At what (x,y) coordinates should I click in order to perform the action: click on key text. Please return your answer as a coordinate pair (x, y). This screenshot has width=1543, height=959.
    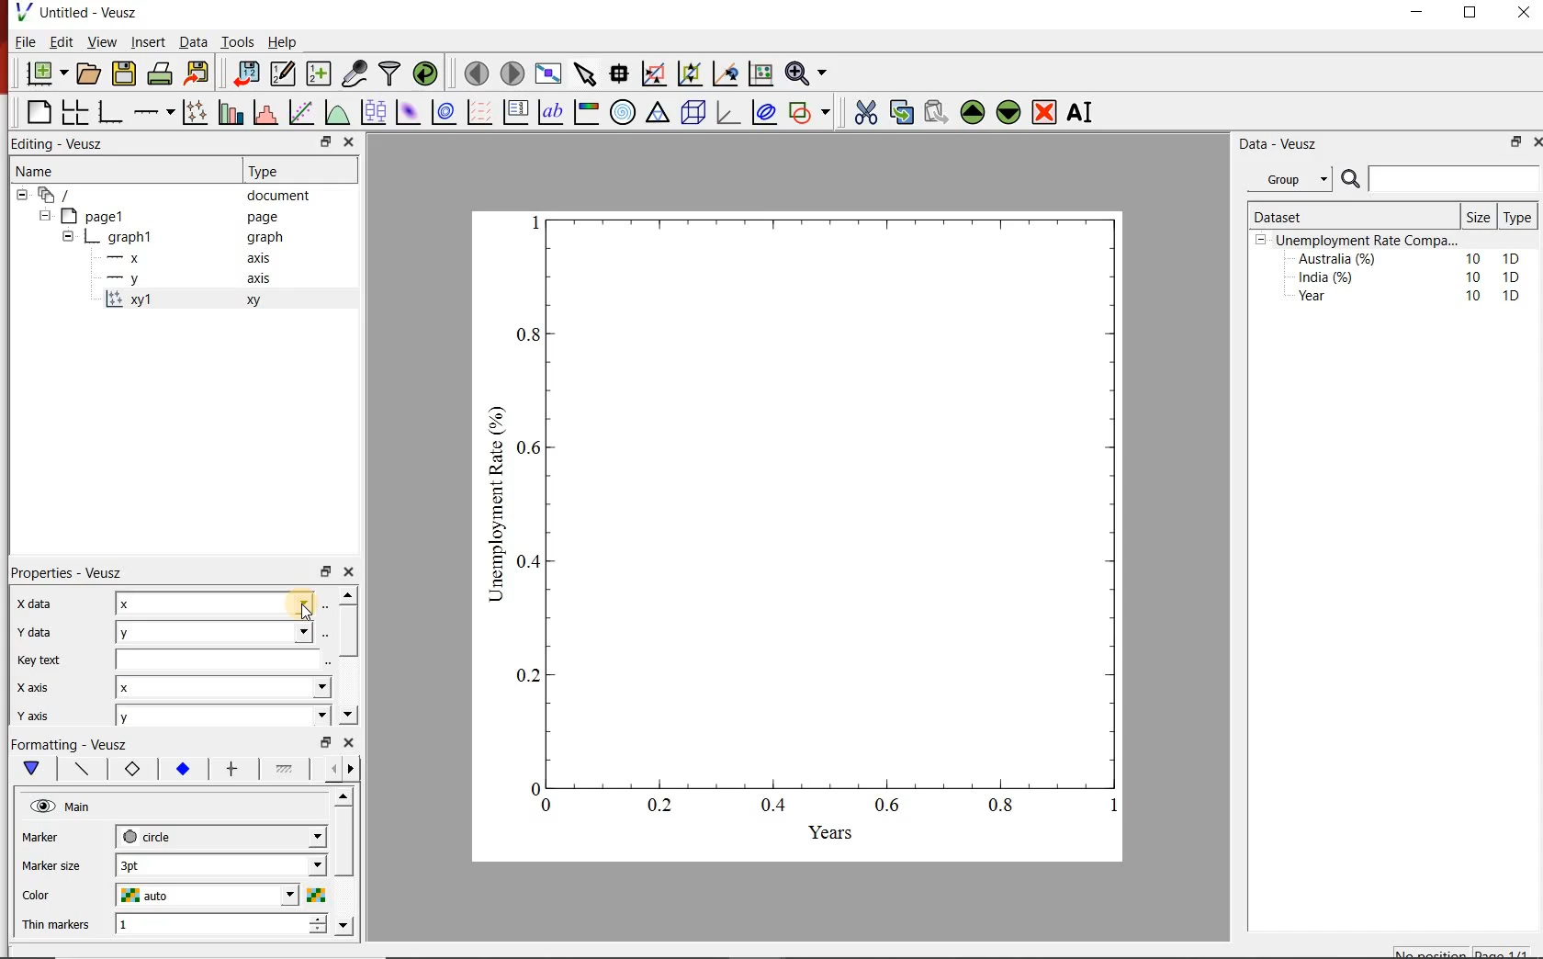
    Looking at the image, I should click on (38, 660).